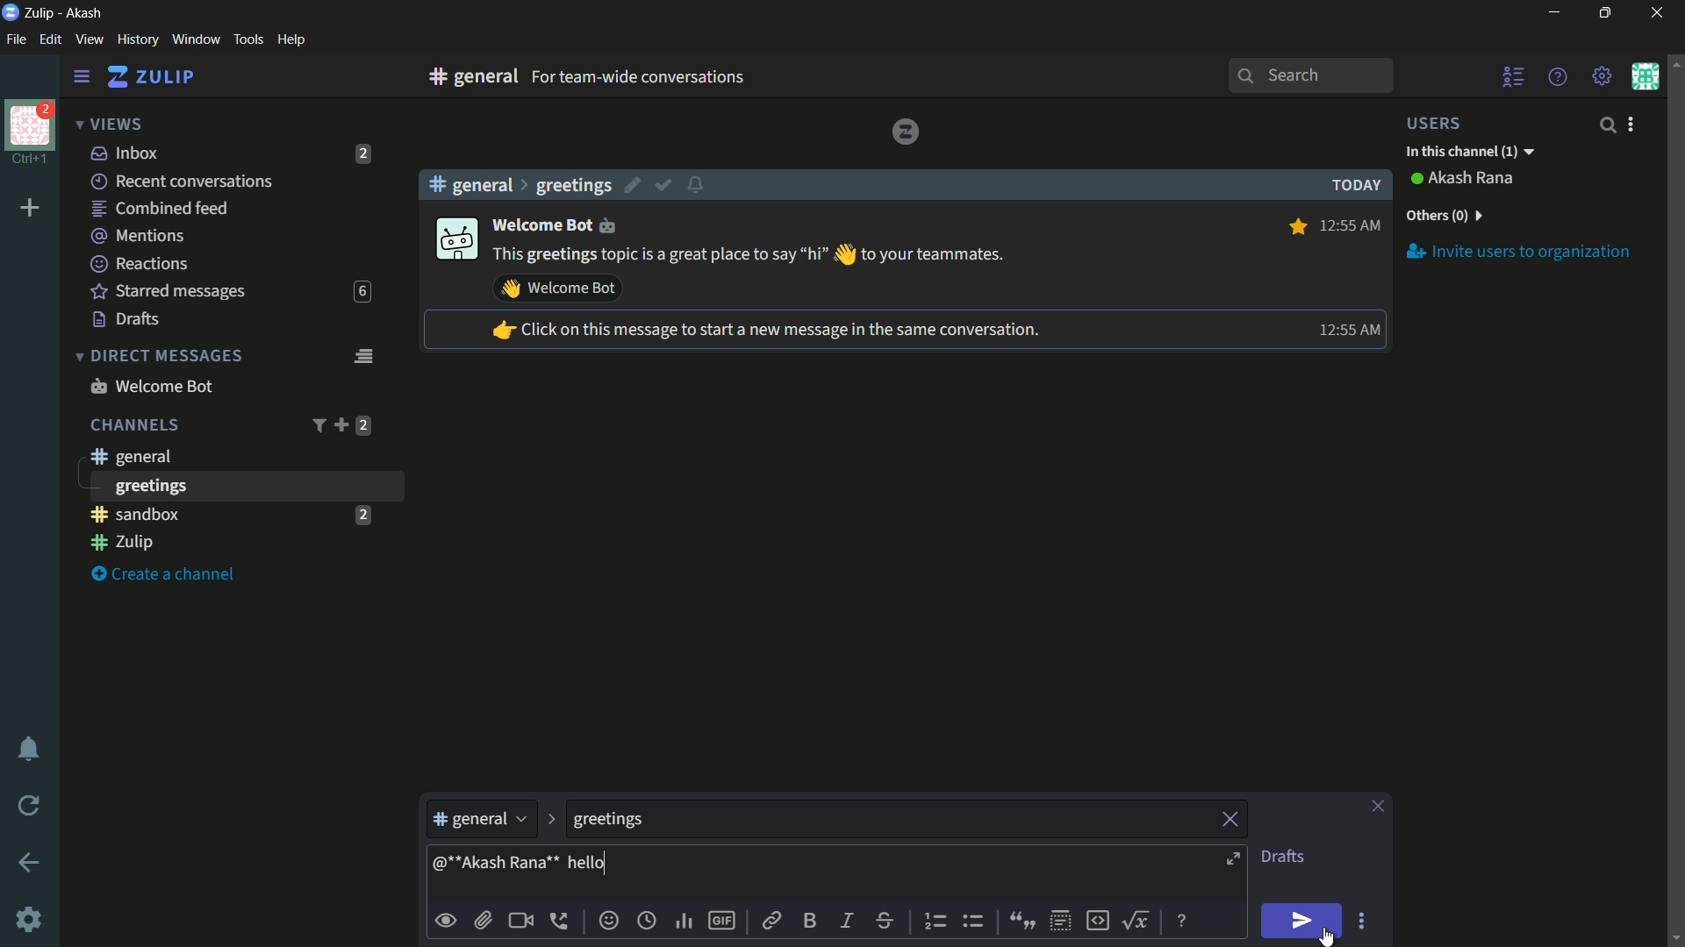 This screenshot has width=1685, height=947. What do you see at coordinates (362, 514) in the screenshot?
I see `2 unread messages` at bounding box center [362, 514].